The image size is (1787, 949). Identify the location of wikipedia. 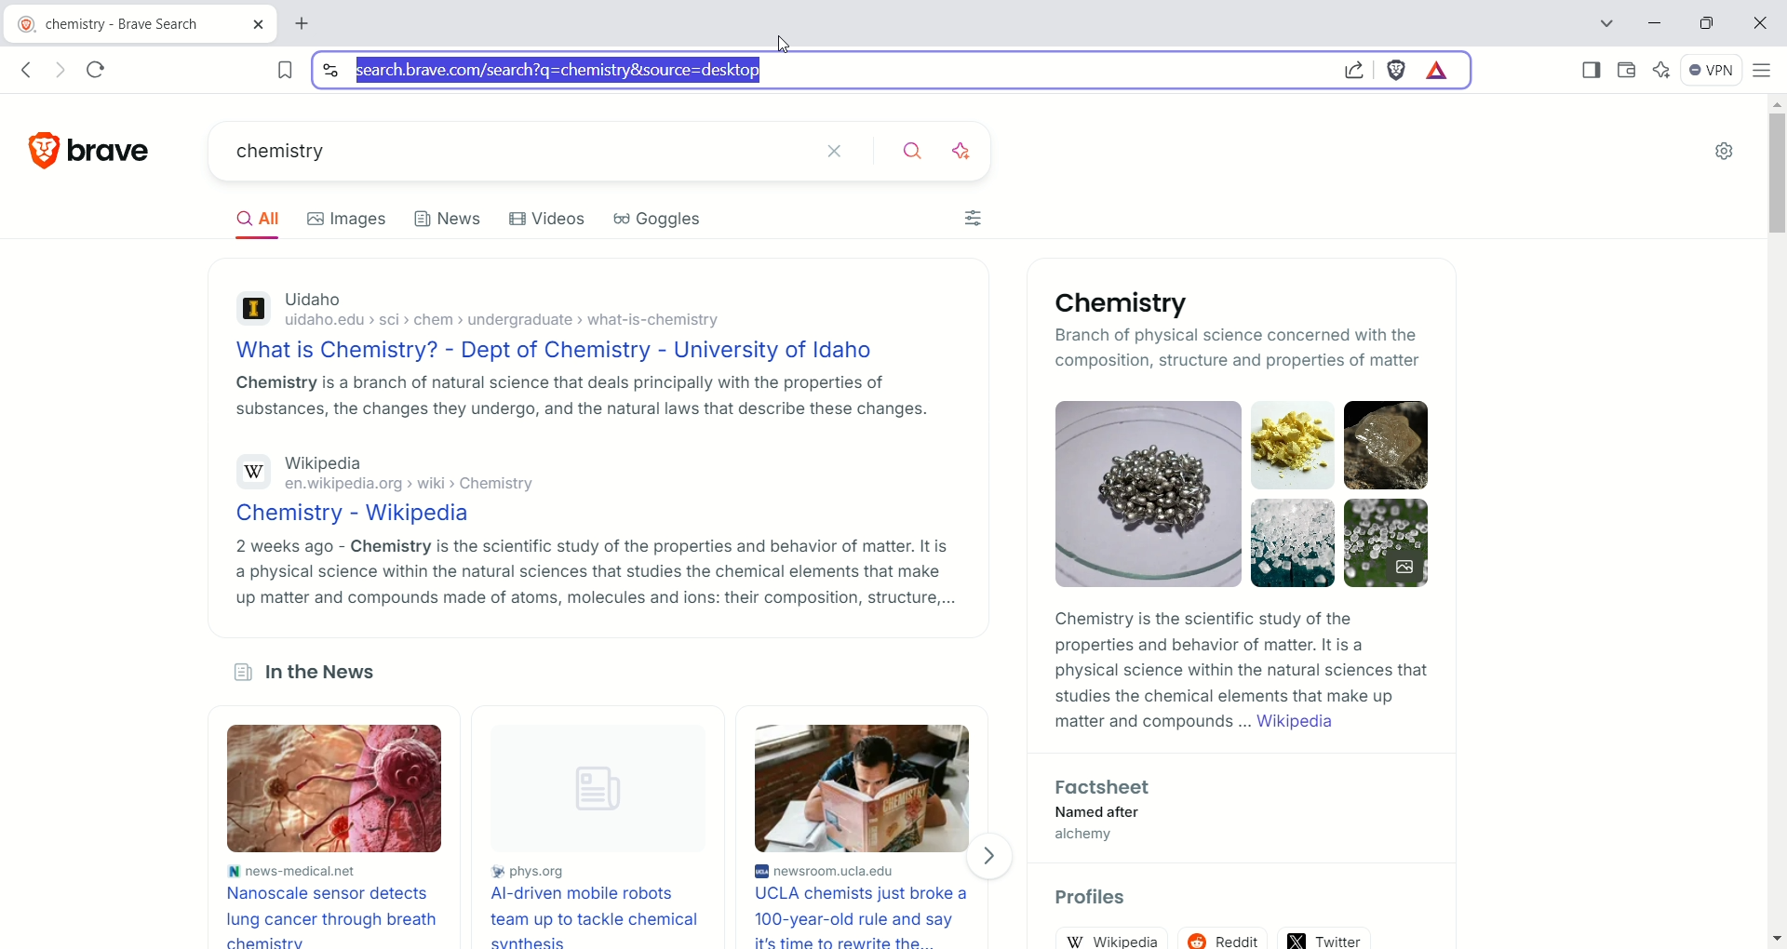
(1110, 937).